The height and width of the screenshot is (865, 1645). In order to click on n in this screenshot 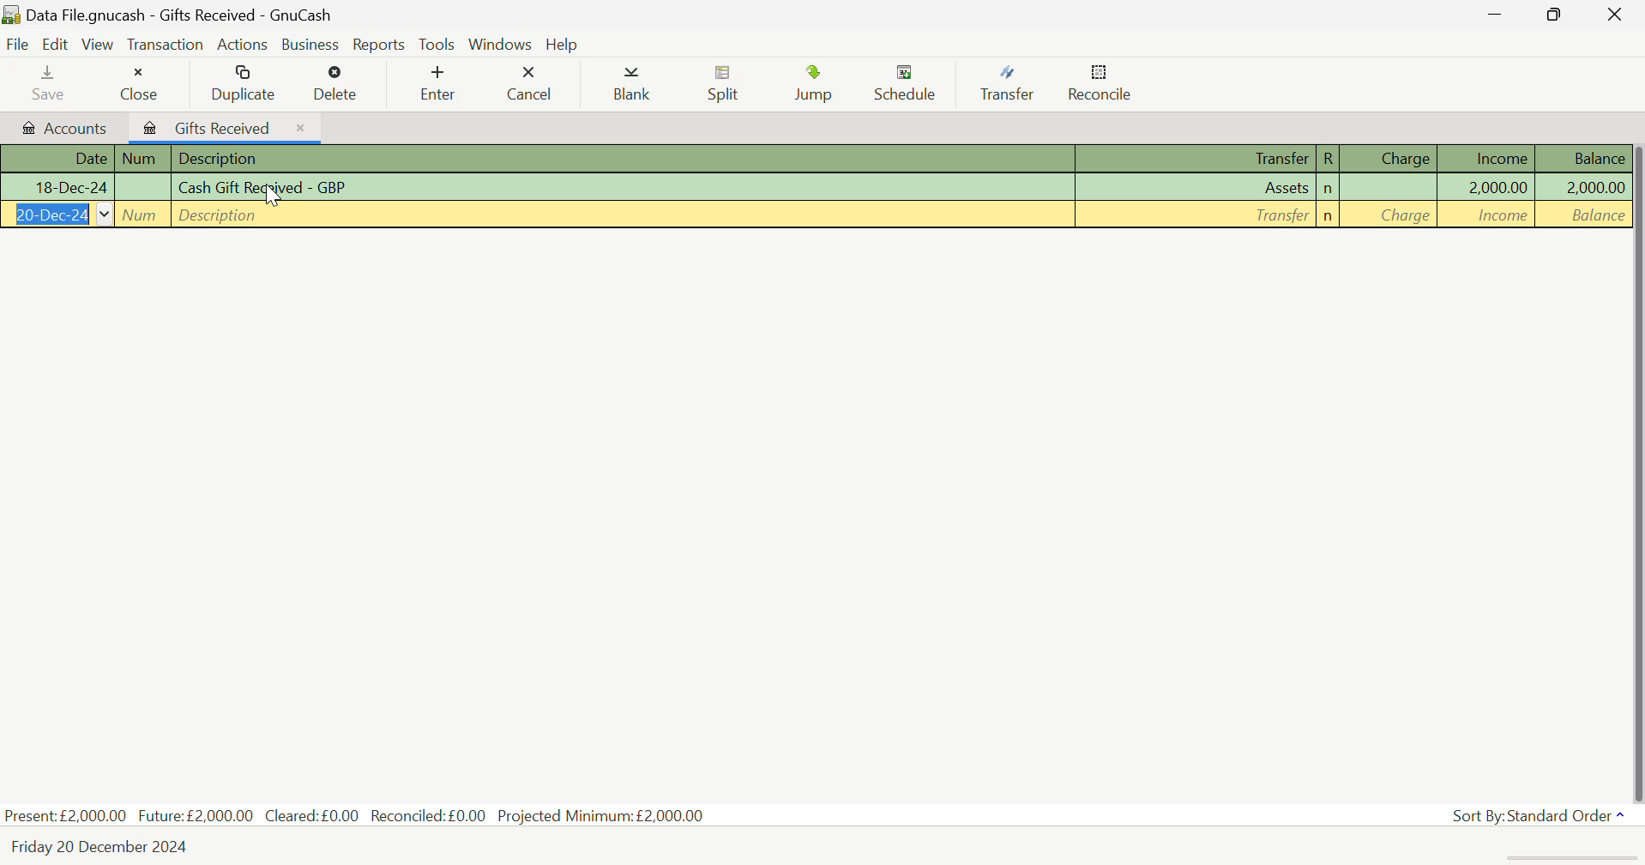, I will do `click(1329, 190)`.